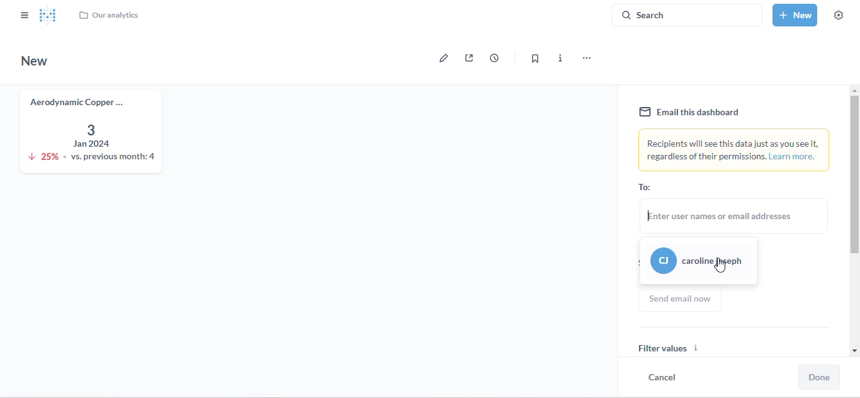 This screenshot has width=860, height=398. Describe the element at coordinates (441, 58) in the screenshot. I see `edit dashboard` at that location.